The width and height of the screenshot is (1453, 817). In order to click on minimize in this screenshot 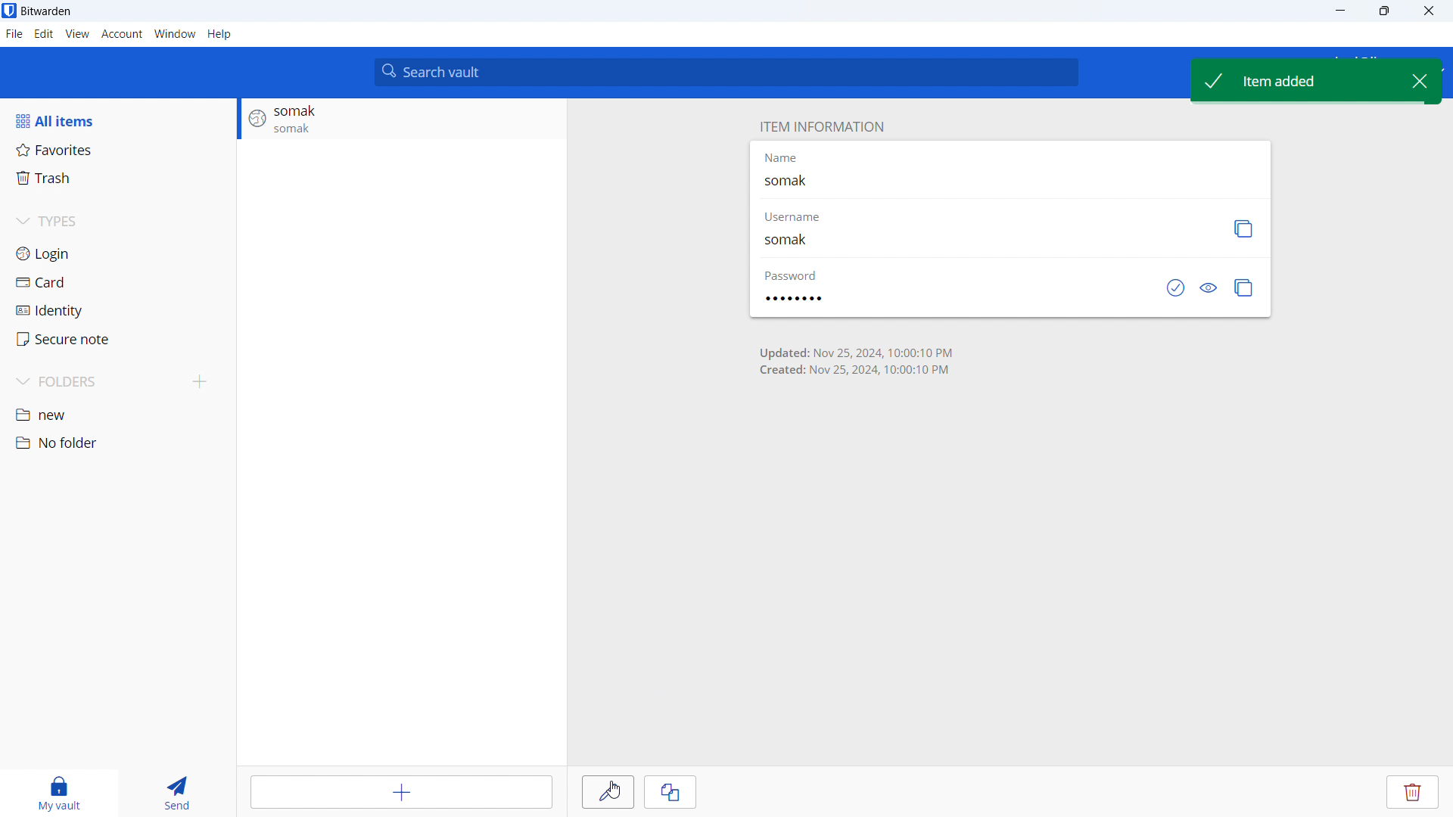, I will do `click(1339, 11)`.